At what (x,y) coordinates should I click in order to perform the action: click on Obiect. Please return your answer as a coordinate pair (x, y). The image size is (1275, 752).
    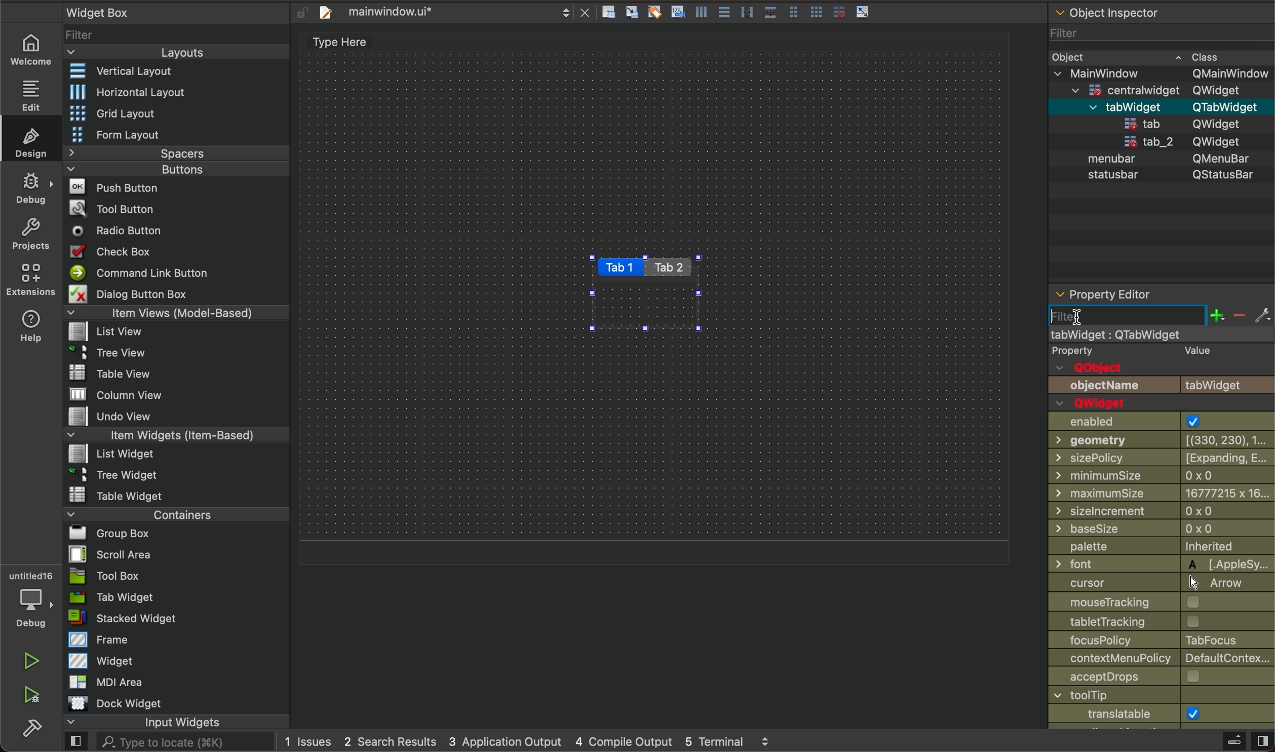
    Looking at the image, I should click on (1068, 55).